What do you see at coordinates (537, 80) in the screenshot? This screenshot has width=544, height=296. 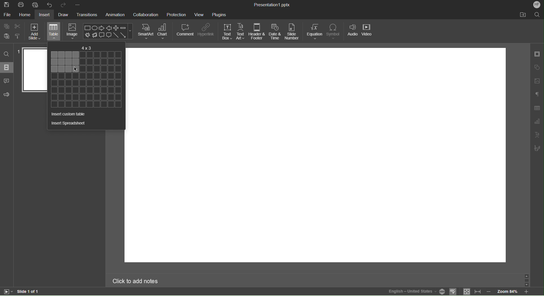 I see `Image Settings` at bounding box center [537, 80].